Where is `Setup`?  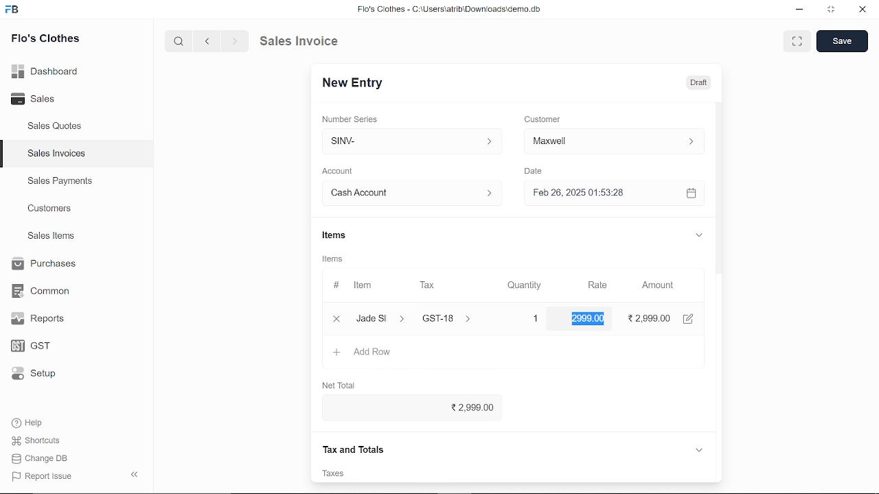
Setup is located at coordinates (43, 375).